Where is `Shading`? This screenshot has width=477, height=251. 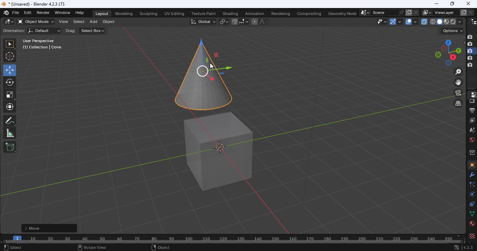
Shading is located at coordinates (230, 13).